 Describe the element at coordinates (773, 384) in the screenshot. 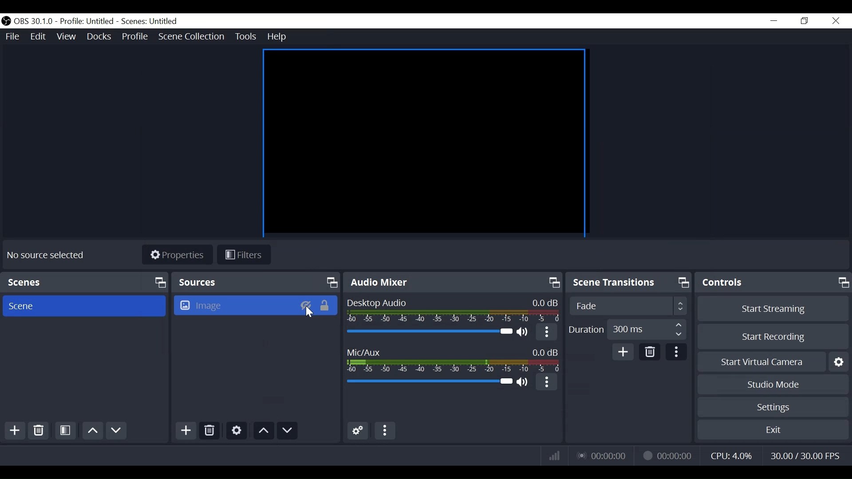

I see `Studio Mode` at that location.